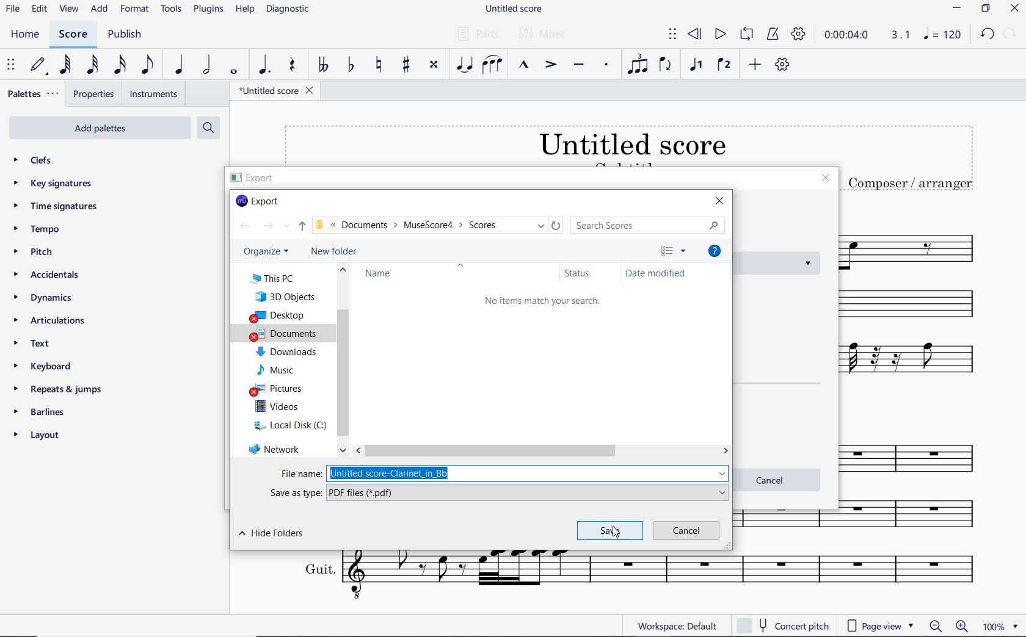 The height and width of the screenshot is (637, 1026). I want to click on cursor, so click(618, 534).